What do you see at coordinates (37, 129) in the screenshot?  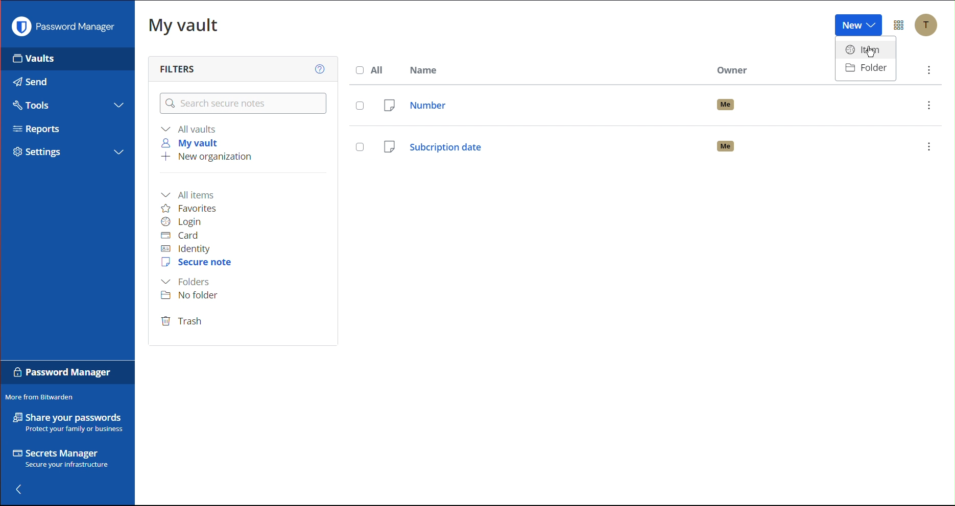 I see `Reports` at bounding box center [37, 129].